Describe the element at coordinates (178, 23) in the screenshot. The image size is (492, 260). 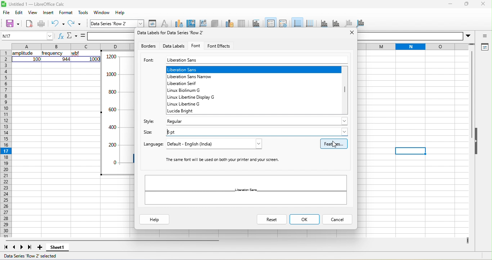
I see `chart type` at that location.